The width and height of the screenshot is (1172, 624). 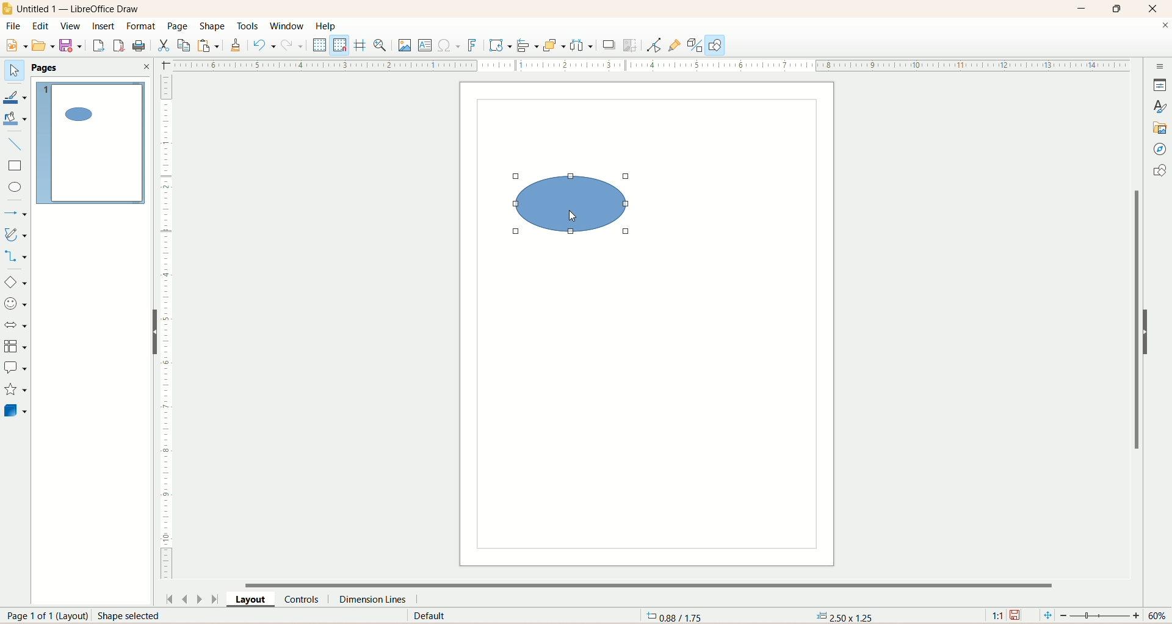 I want to click on cut, so click(x=165, y=45).